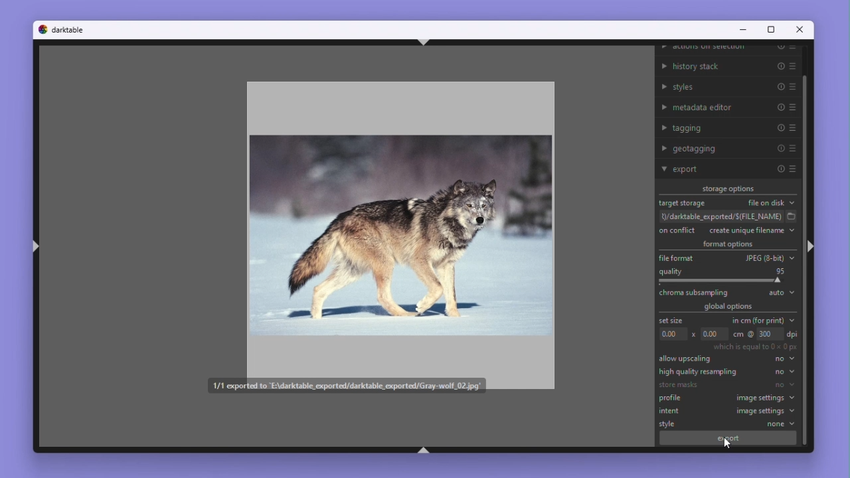 The width and height of the screenshot is (850, 478). I want to click on image settings, so click(766, 411).